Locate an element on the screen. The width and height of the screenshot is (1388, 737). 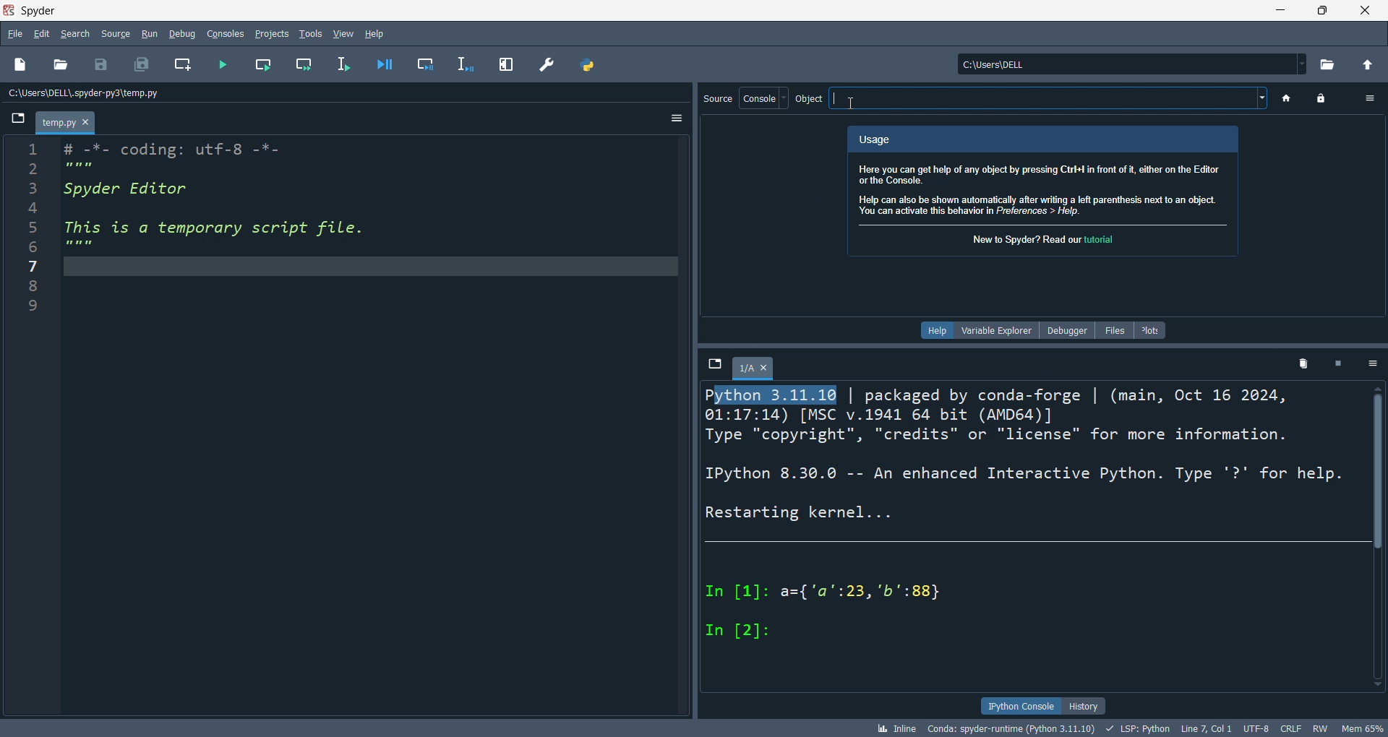
home is located at coordinates (1287, 99).